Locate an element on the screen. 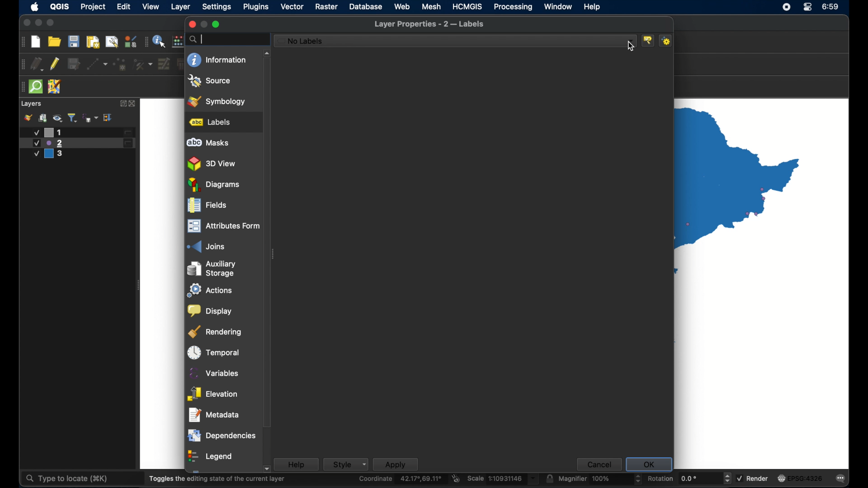 The width and height of the screenshot is (868, 488). expand is located at coordinates (108, 118).